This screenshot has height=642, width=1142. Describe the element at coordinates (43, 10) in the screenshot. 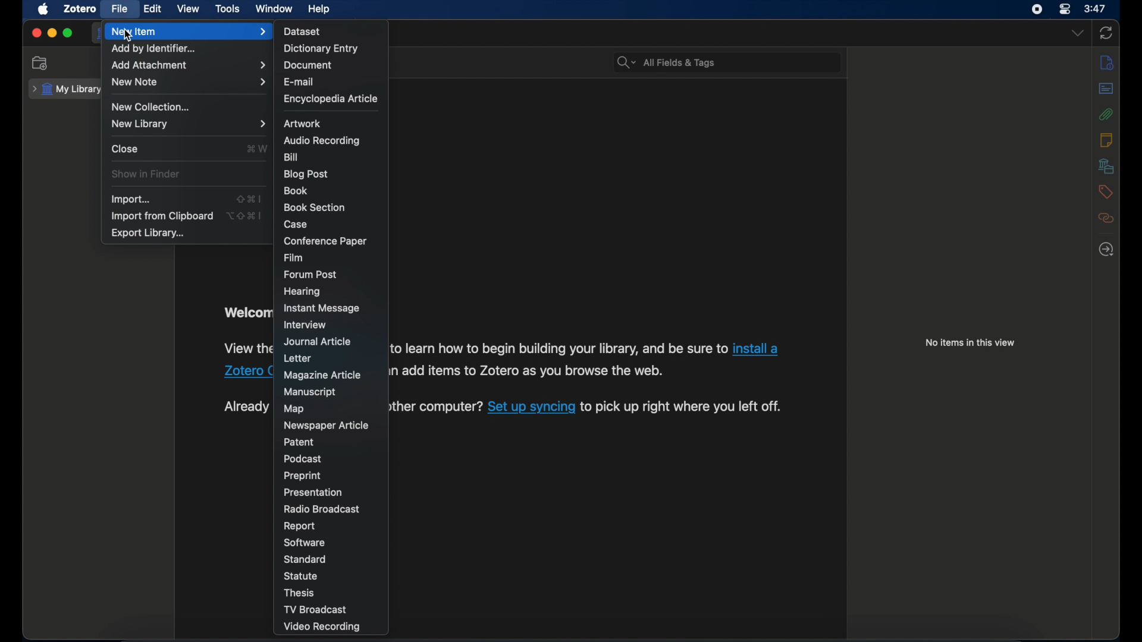

I see `apple` at that location.